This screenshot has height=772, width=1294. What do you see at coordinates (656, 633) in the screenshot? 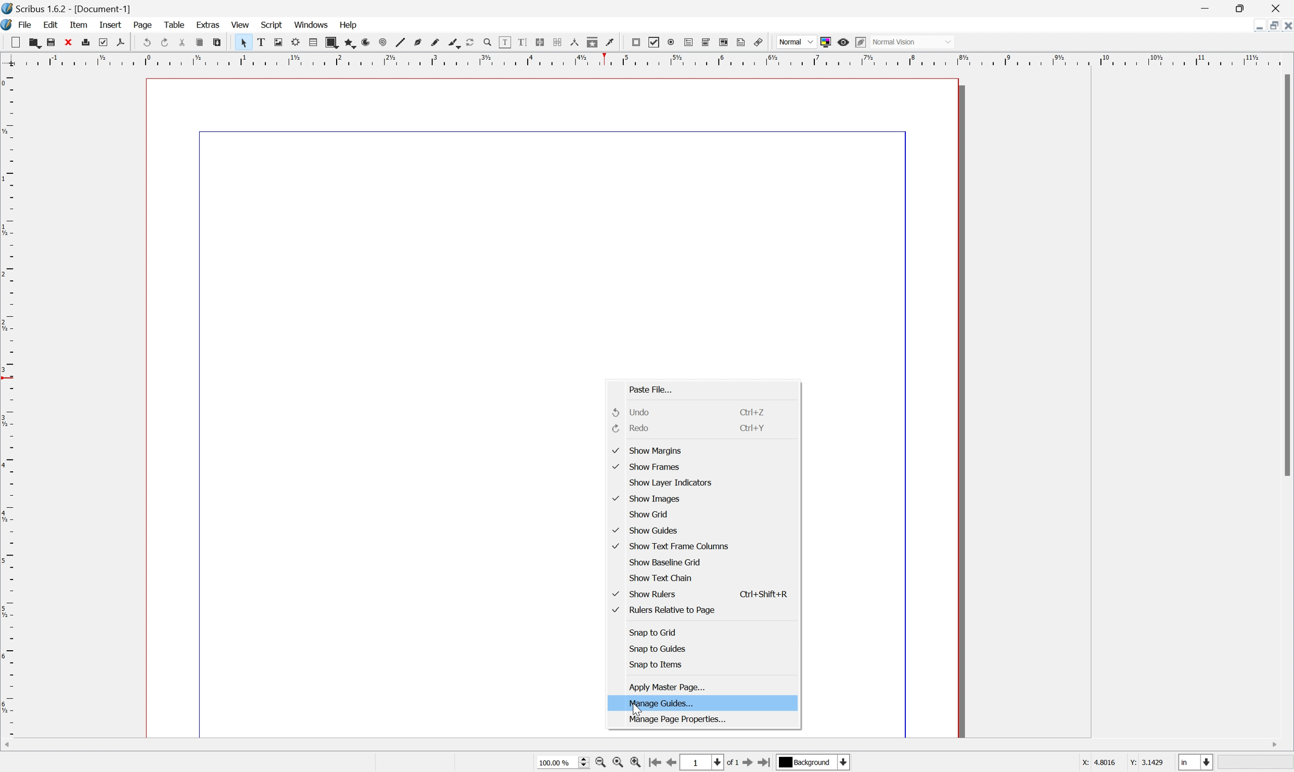
I see `snap to grid` at bounding box center [656, 633].